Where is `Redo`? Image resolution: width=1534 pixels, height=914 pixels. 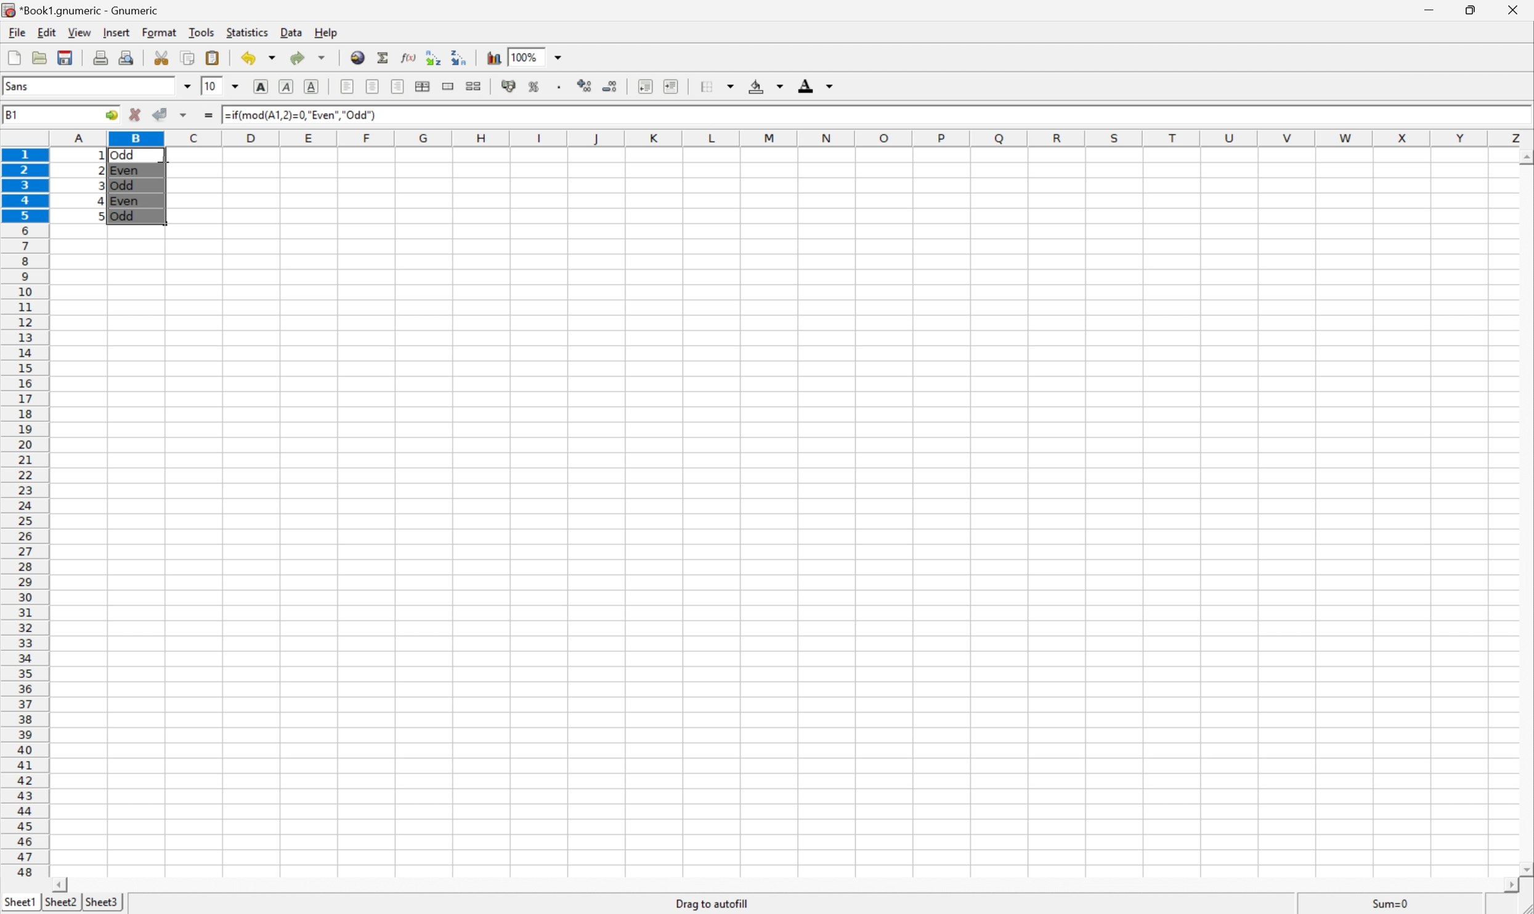
Redo is located at coordinates (314, 57).